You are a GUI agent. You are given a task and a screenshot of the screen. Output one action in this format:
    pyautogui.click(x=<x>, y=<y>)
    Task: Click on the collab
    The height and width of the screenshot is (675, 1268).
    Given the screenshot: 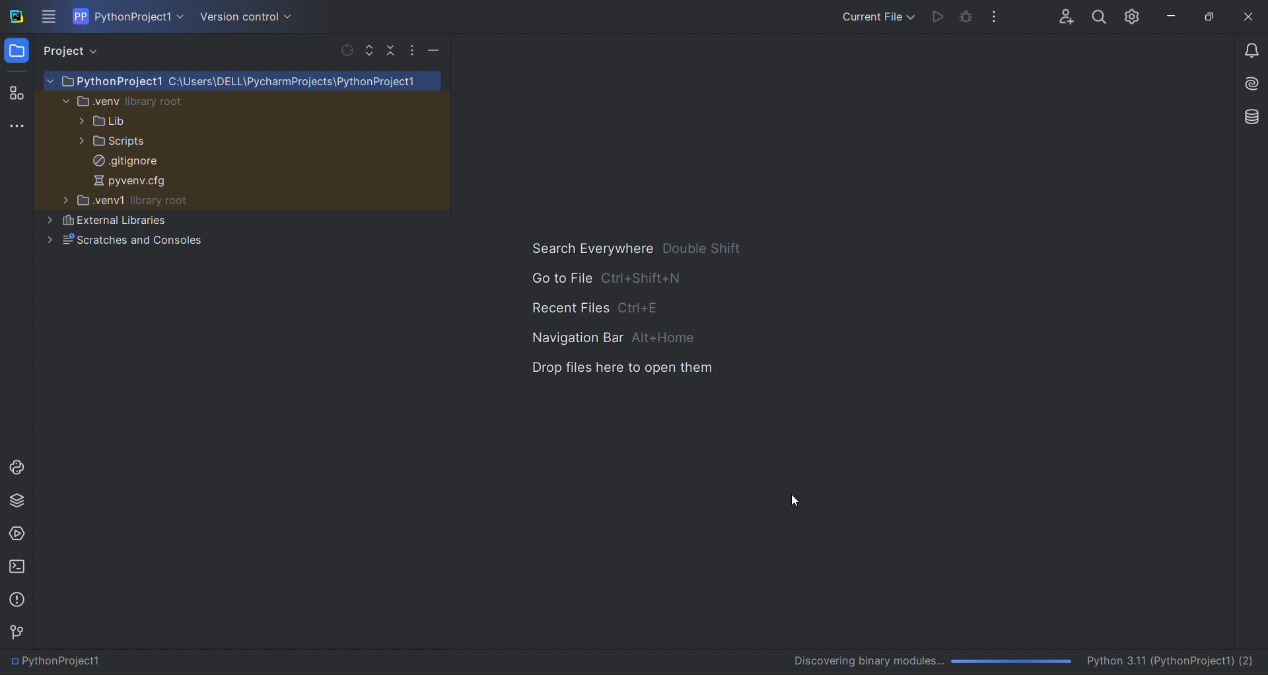 What is the action you would take?
    pyautogui.click(x=1061, y=13)
    